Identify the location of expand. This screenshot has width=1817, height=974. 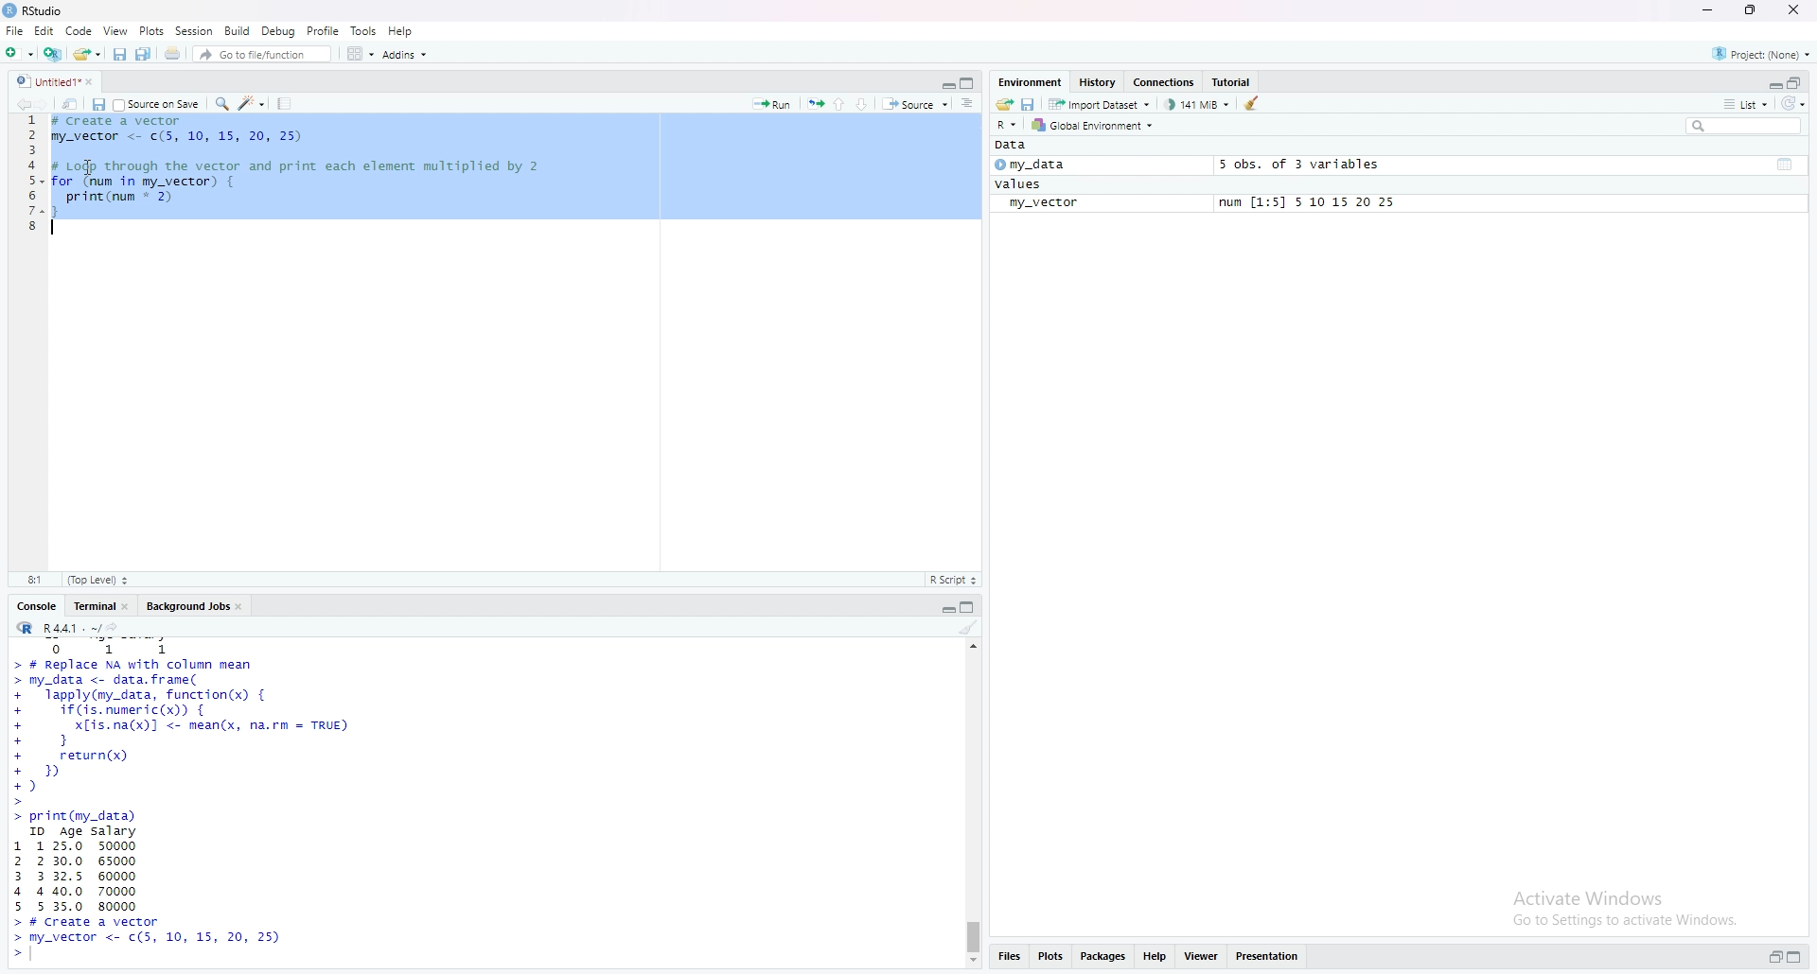
(1773, 957).